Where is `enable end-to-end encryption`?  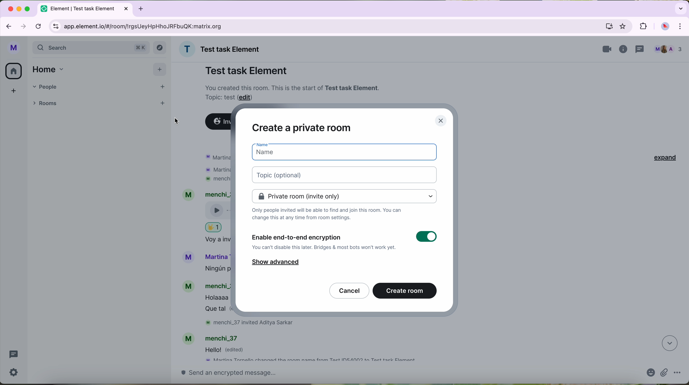
enable end-to-end encryption is located at coordinates (325, 241).